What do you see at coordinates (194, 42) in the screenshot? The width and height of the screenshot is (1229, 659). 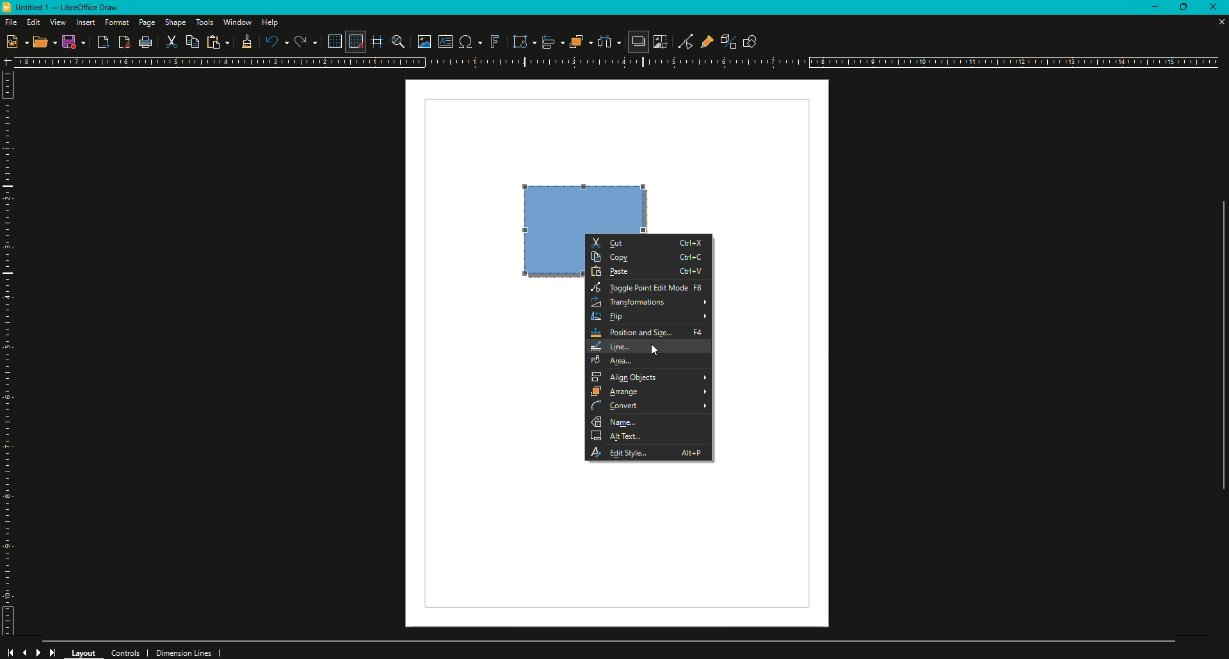 I see `Copy` at bounding box center [194, 42].